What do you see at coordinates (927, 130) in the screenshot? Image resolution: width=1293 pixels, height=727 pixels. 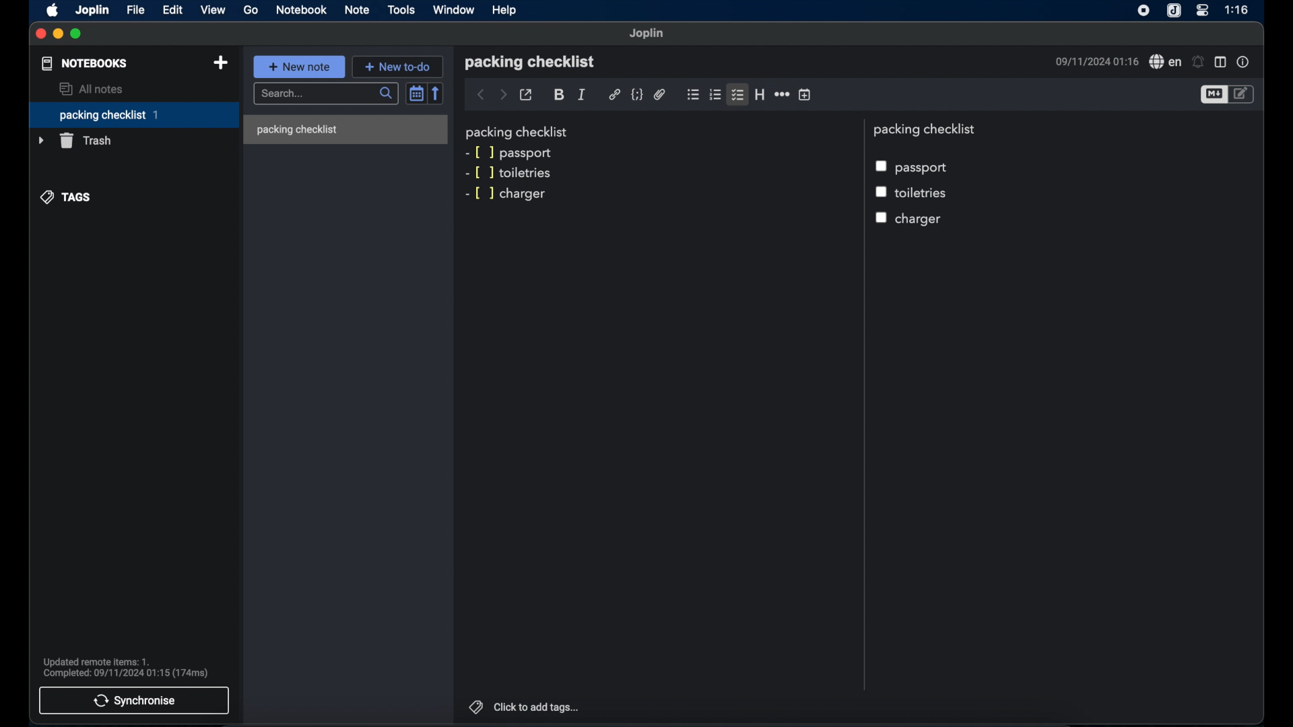 I see `packing checklist` at bounding box center [927, 130].